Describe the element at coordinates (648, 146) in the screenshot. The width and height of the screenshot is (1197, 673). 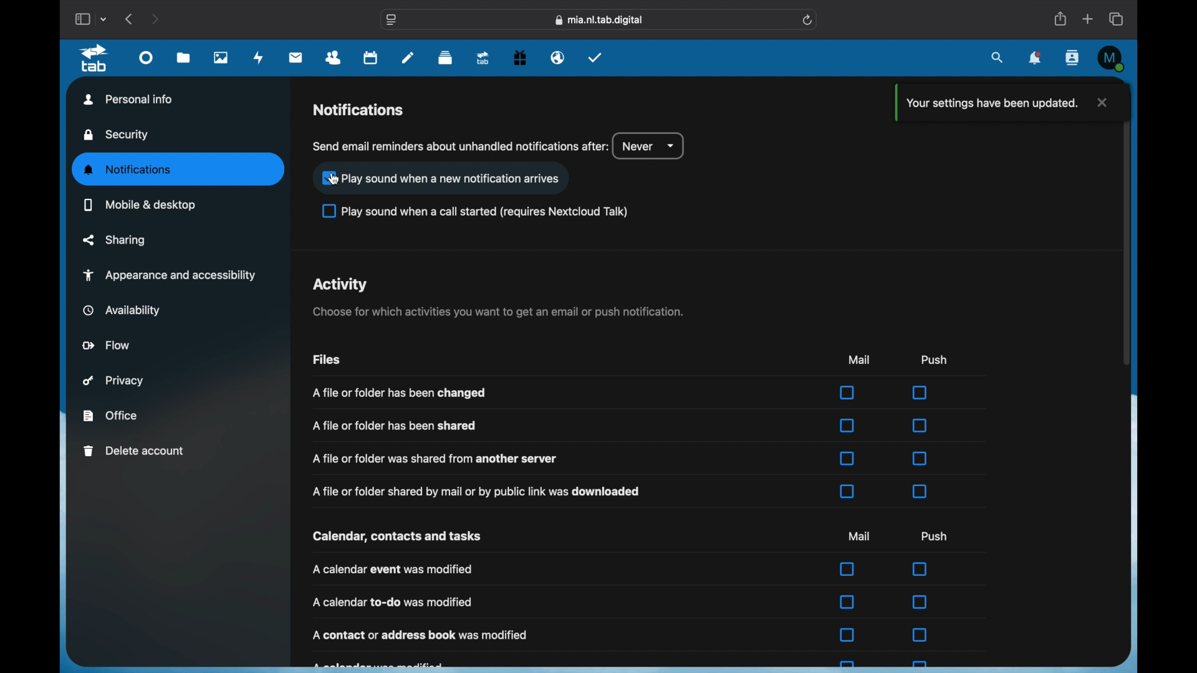
I see `never dropdown` at that location.